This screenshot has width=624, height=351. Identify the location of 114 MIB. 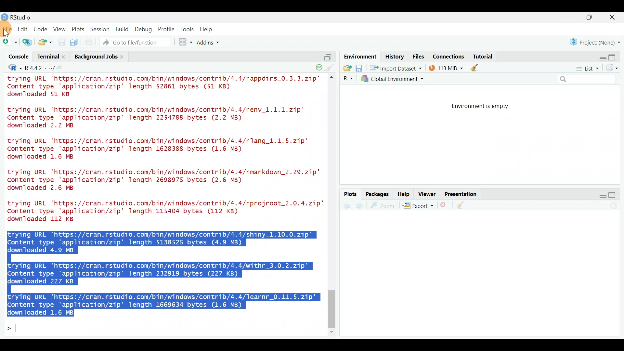
(446, 68).